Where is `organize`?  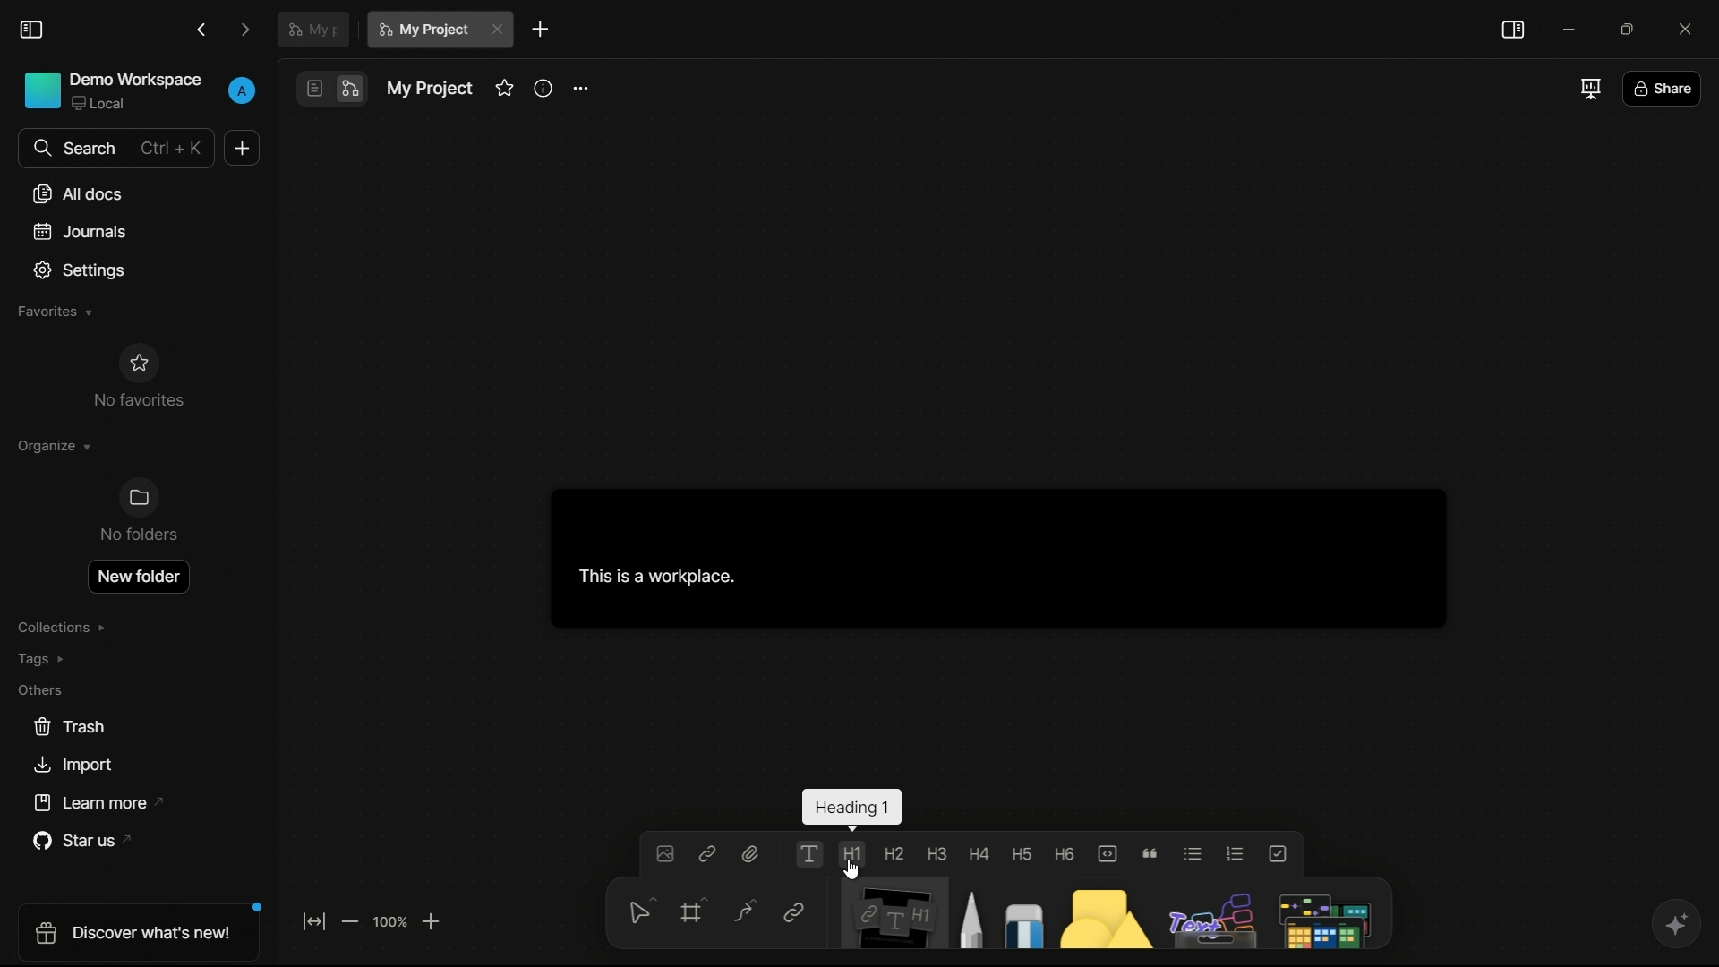
organize is located at coordinates (57, 445).